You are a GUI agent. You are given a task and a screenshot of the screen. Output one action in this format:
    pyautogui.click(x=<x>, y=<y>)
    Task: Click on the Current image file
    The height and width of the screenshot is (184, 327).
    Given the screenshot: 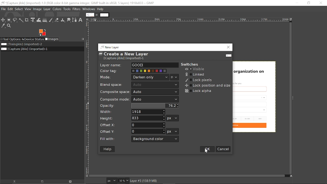 What is the action you would take?
    pyautogui.click(x=24, y=49)
    